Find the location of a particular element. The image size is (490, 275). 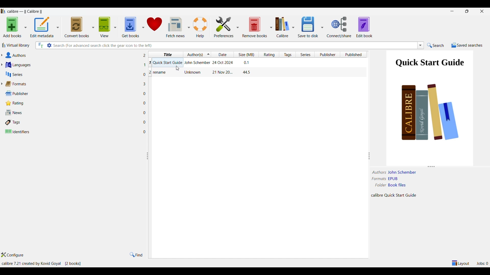

authors is located at coordinates (379, 172).